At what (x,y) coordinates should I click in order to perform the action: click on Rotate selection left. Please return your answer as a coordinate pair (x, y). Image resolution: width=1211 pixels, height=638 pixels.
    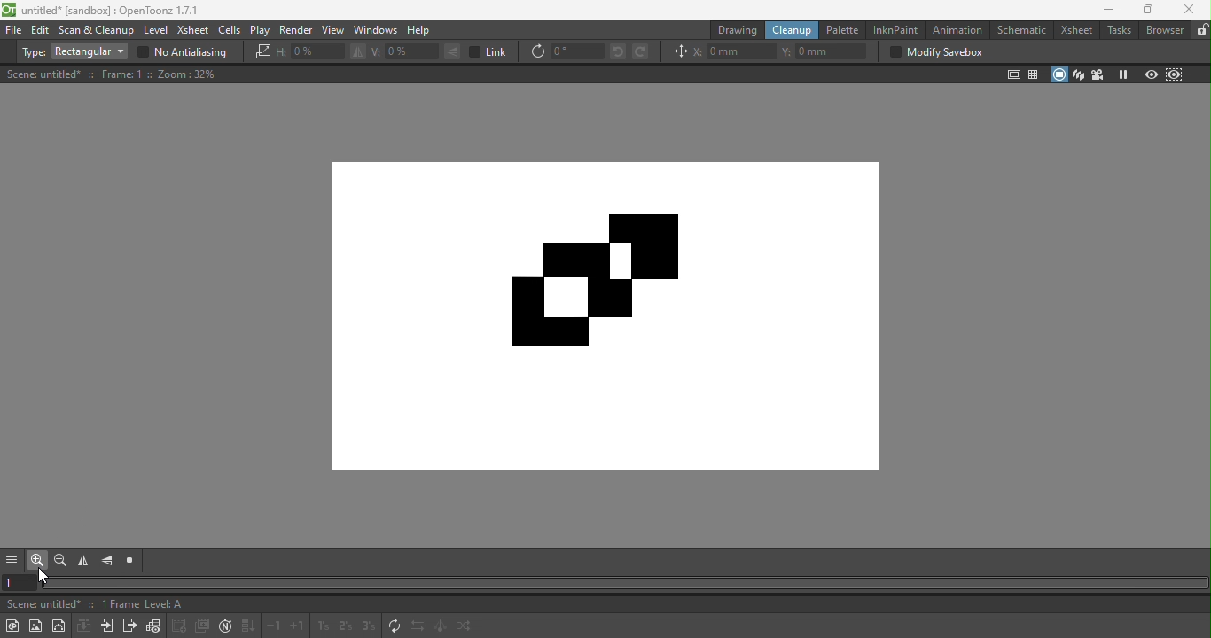
    Looking at the image, I should click on (617, 53).